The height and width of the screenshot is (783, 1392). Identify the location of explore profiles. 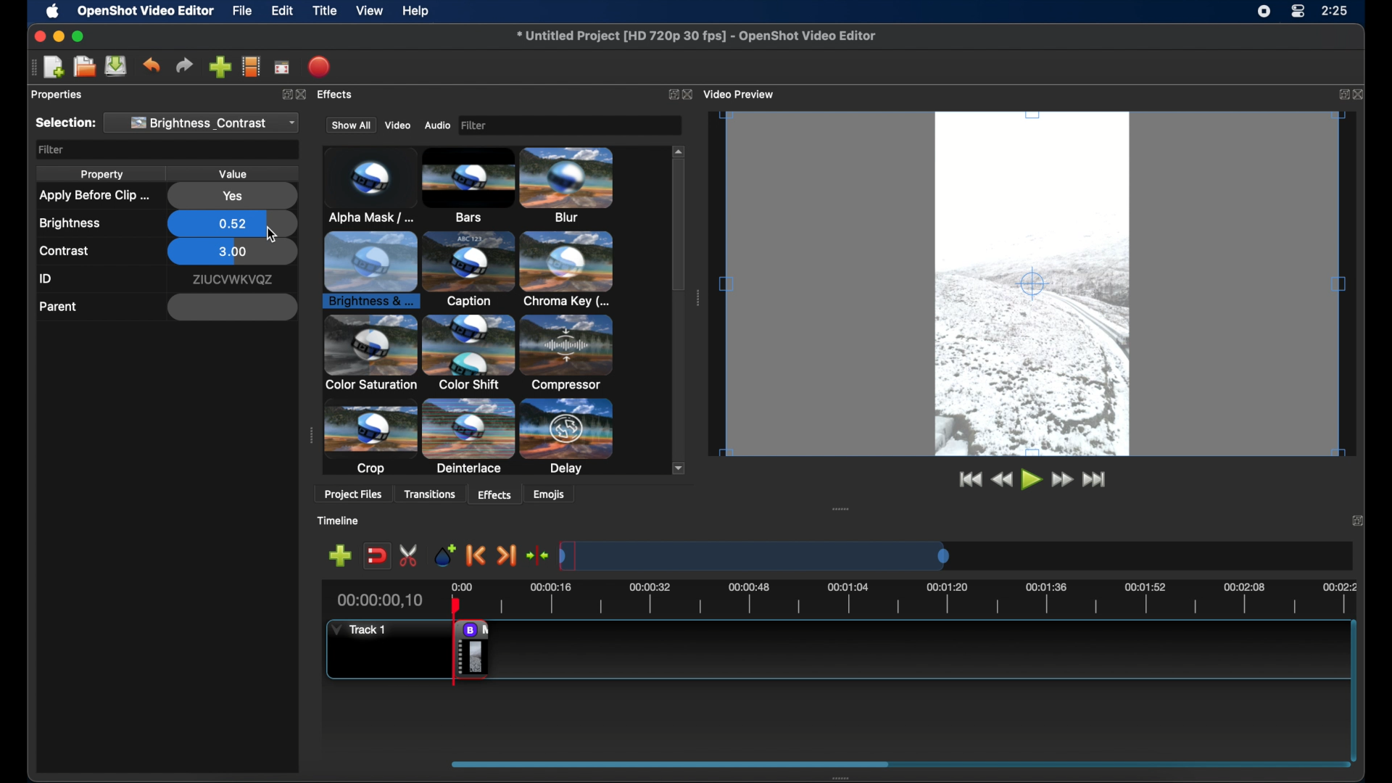
(252, 67).